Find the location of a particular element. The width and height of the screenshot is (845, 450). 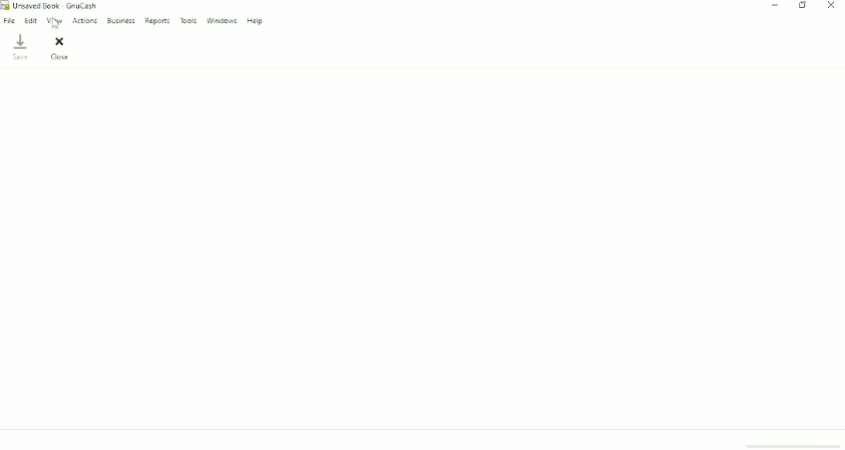

Minimize is located at coordinates (775, 6).